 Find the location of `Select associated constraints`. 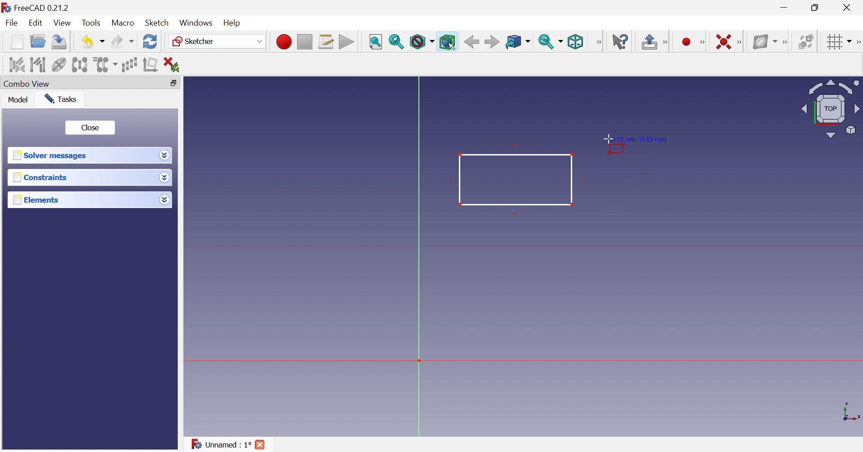

Select associated constraints is located at coordinates (17, 64).